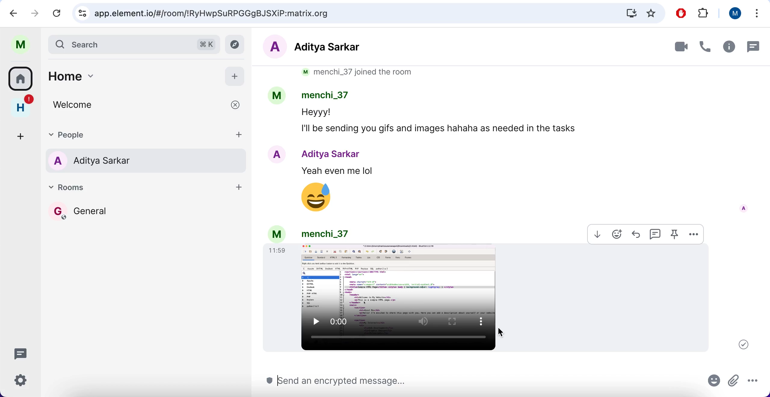  I want to click on options, so click(756, 14).